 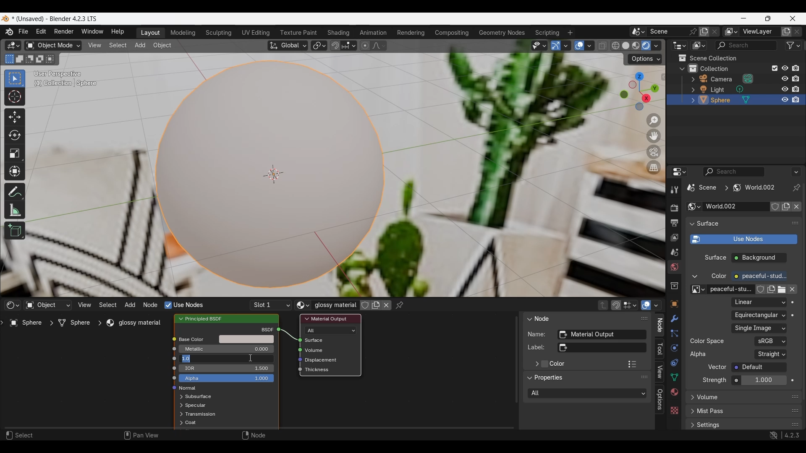 I want to click on icon, so click(x=170, y=367).